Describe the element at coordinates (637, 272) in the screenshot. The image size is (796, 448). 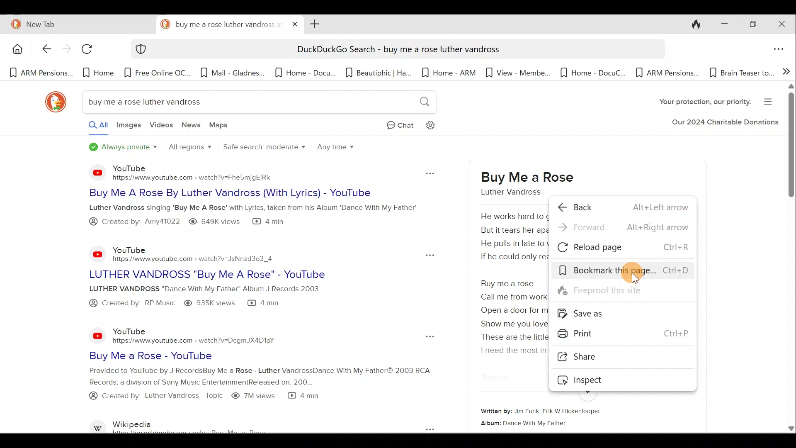
I see `Cursor` at that location.